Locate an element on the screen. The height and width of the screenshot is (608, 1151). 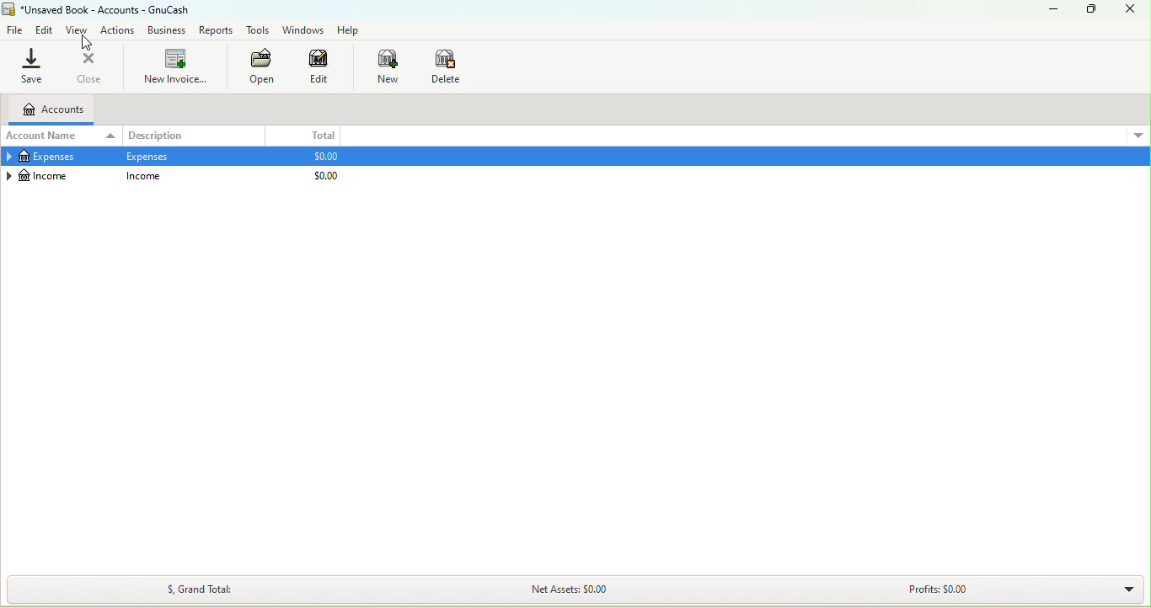
Accounts is located at coordinates (49, 110).